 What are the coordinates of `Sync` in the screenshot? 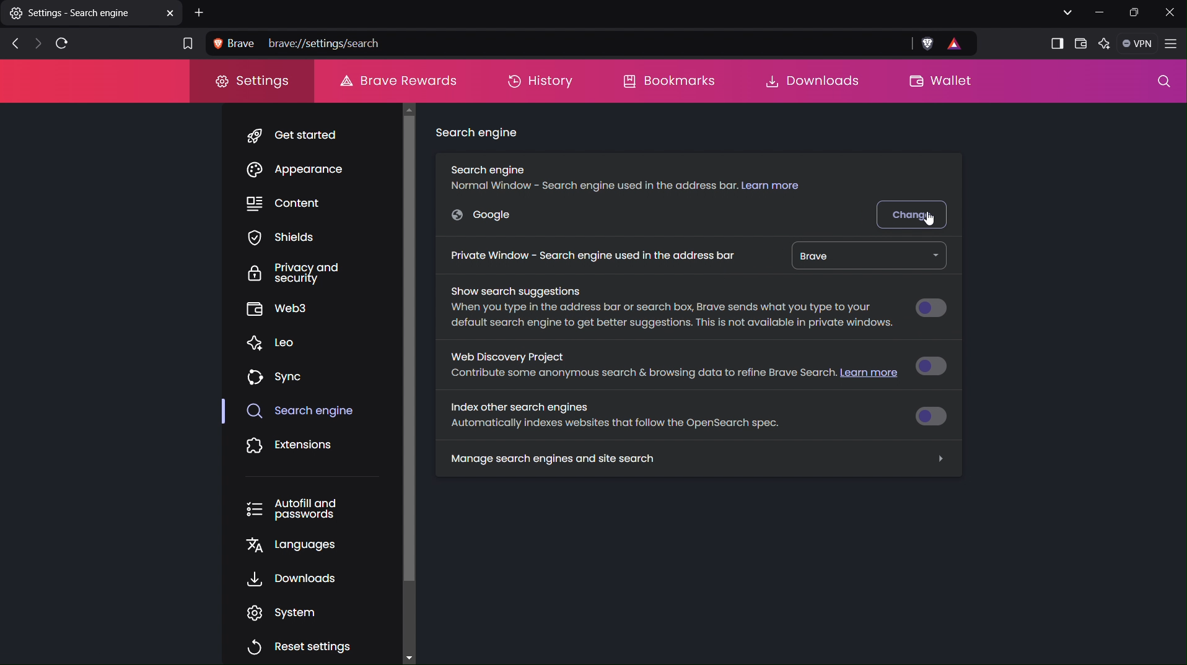 It's located at (276, 376).